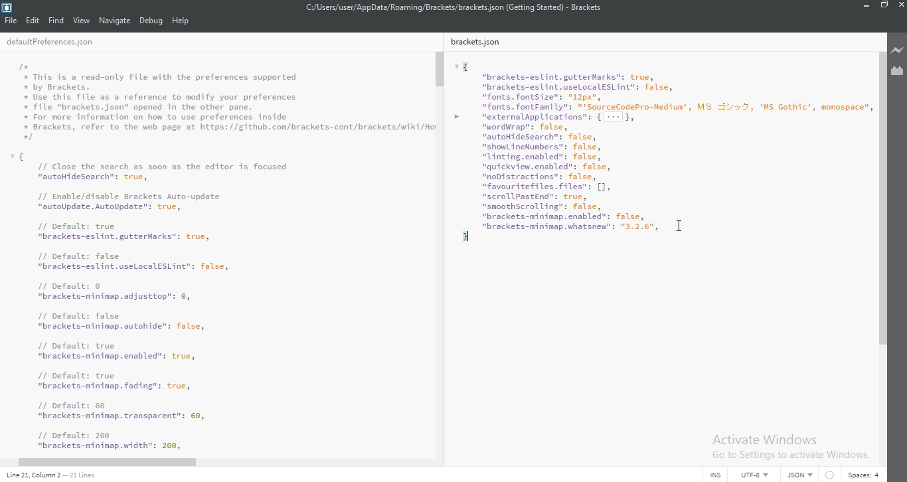 The image size is (907, 482). I want to click on File, so click(12, 20).